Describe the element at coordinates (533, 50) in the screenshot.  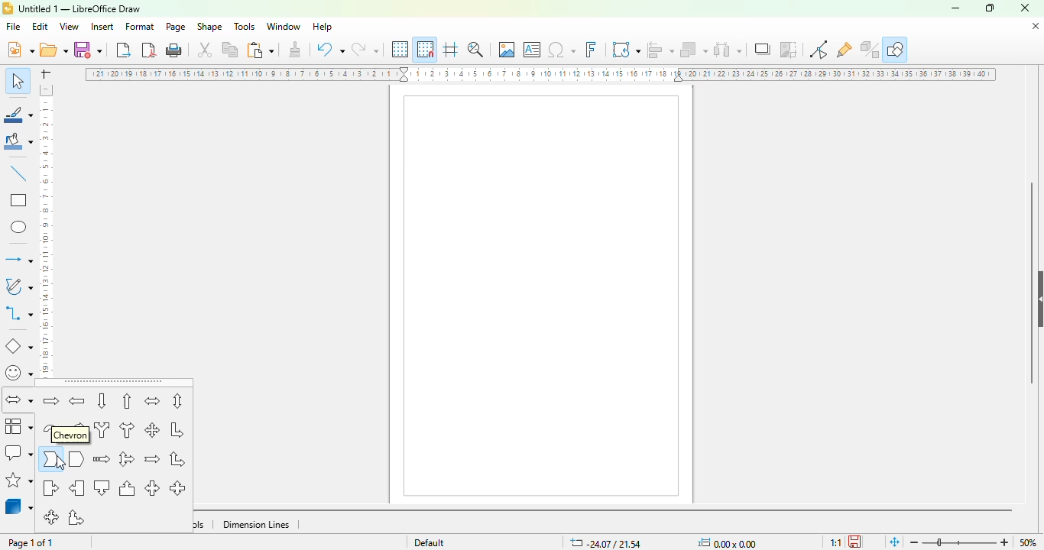
I see `insert text box` at that location.